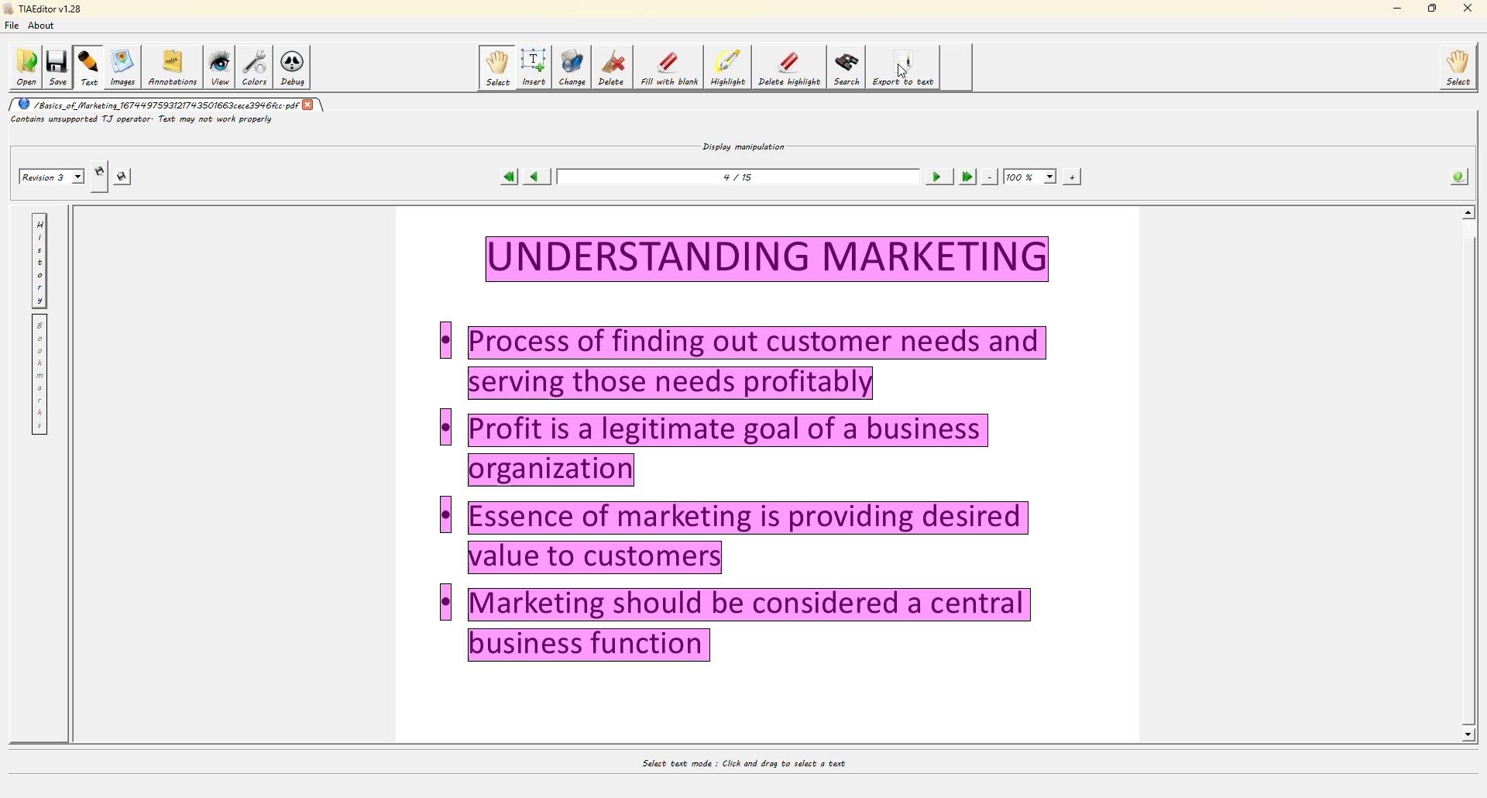 The width and height of the screenshot is (1487, 798). What do you see at coordinates (122, 68) in the screenshot?
I see `images` at bounding box center [122, 68].